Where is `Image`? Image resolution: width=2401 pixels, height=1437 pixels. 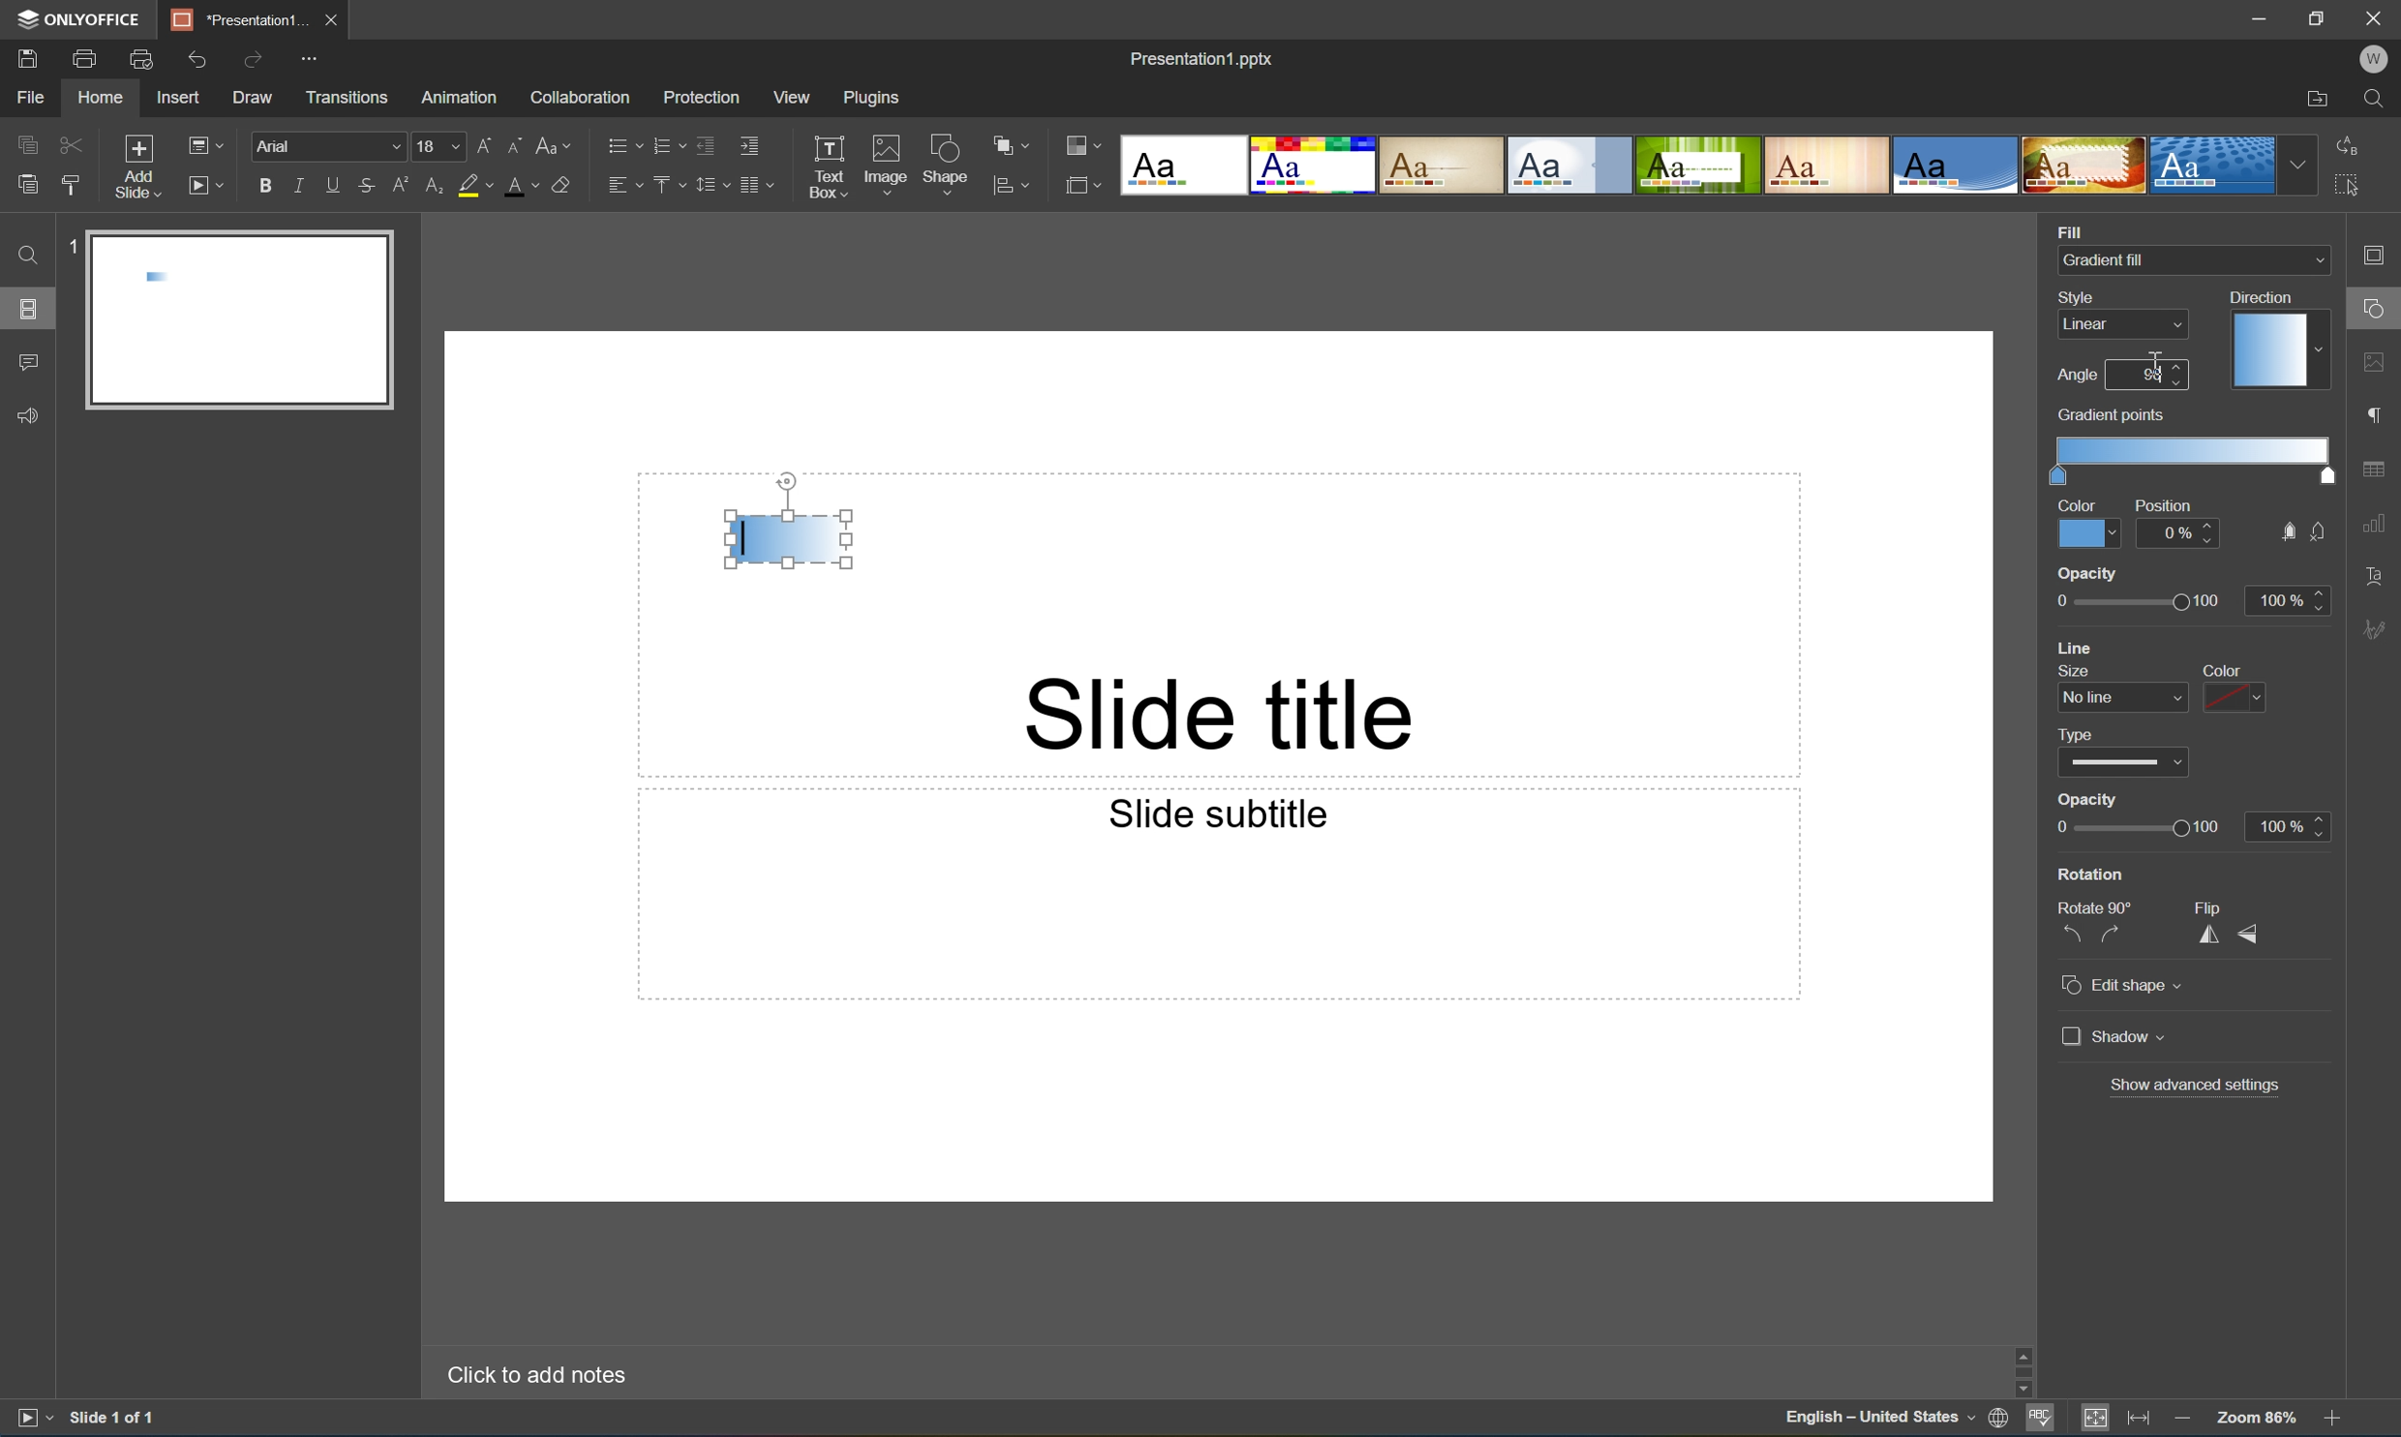 Image is located at coordinates (887, 168).